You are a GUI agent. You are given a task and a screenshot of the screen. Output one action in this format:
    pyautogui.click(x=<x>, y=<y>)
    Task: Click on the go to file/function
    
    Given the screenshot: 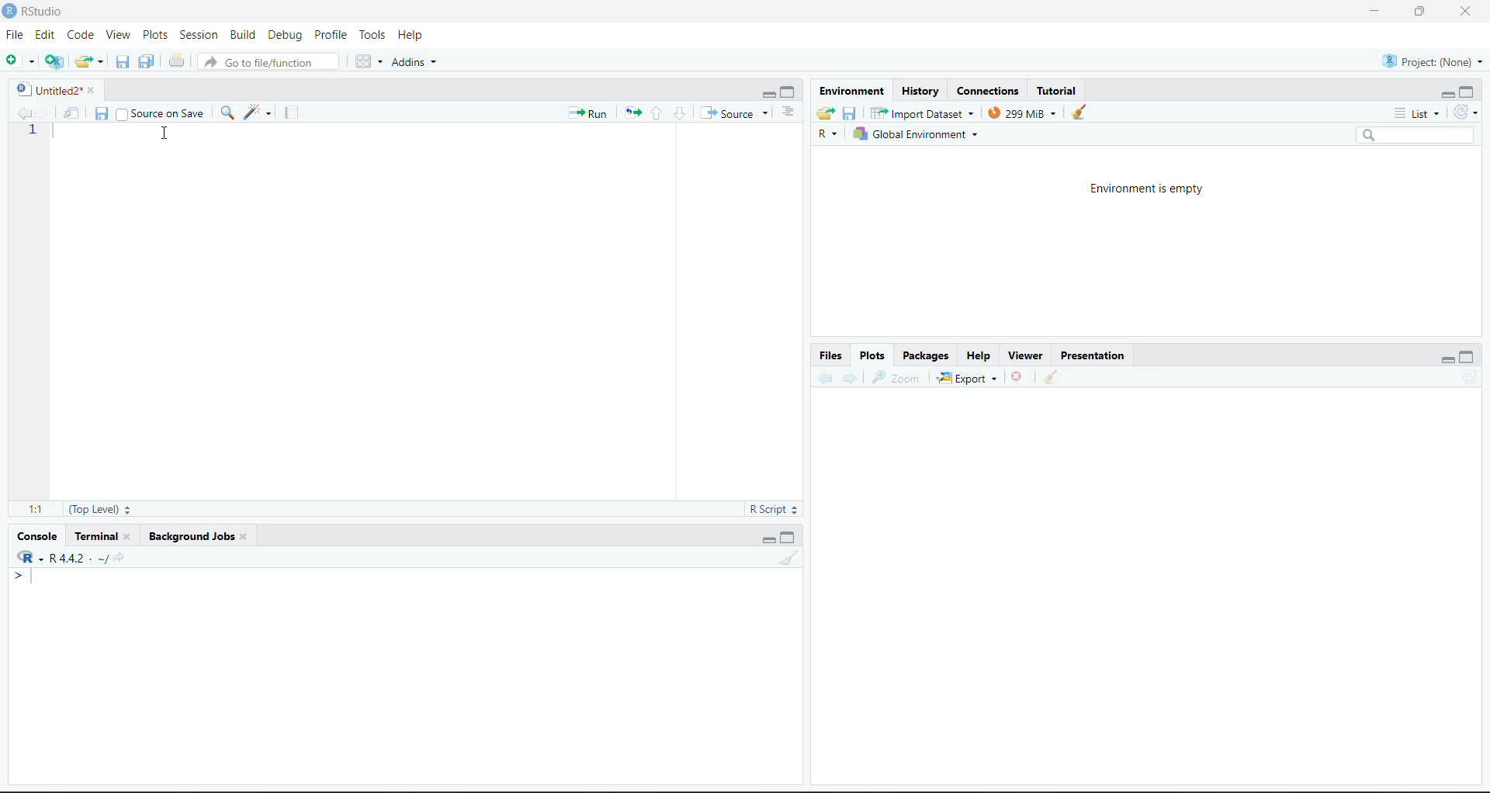 What is the action you would take?
    pyautogui.click(x=267, y=62)
    